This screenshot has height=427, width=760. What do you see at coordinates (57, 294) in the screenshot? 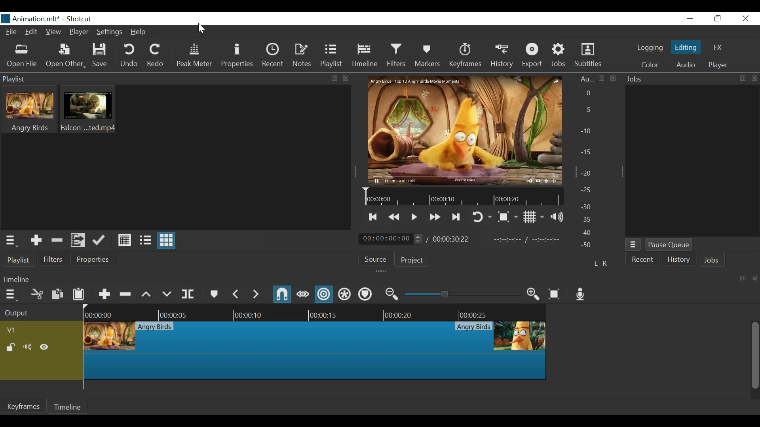
I see `Copy` at bounding box center [57, 294].